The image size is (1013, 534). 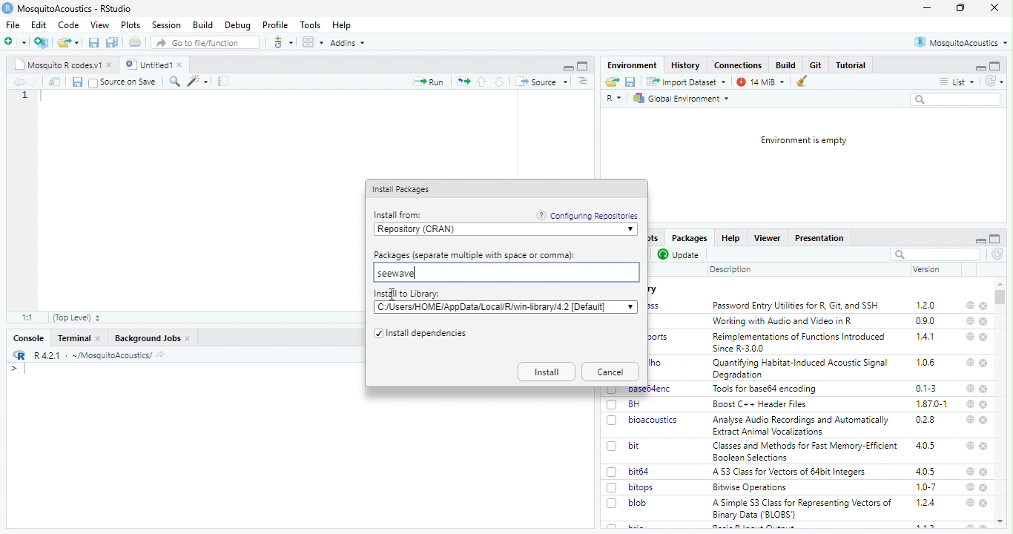 What do you see at coordinates (926, 446) in the screenshot?
I see `405` at bounding box center [926, 446].